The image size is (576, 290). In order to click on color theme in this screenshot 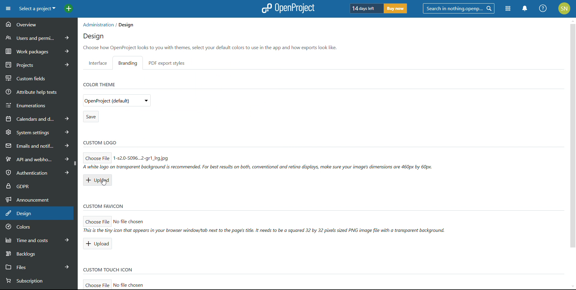, I will do `click(98, 84)`.